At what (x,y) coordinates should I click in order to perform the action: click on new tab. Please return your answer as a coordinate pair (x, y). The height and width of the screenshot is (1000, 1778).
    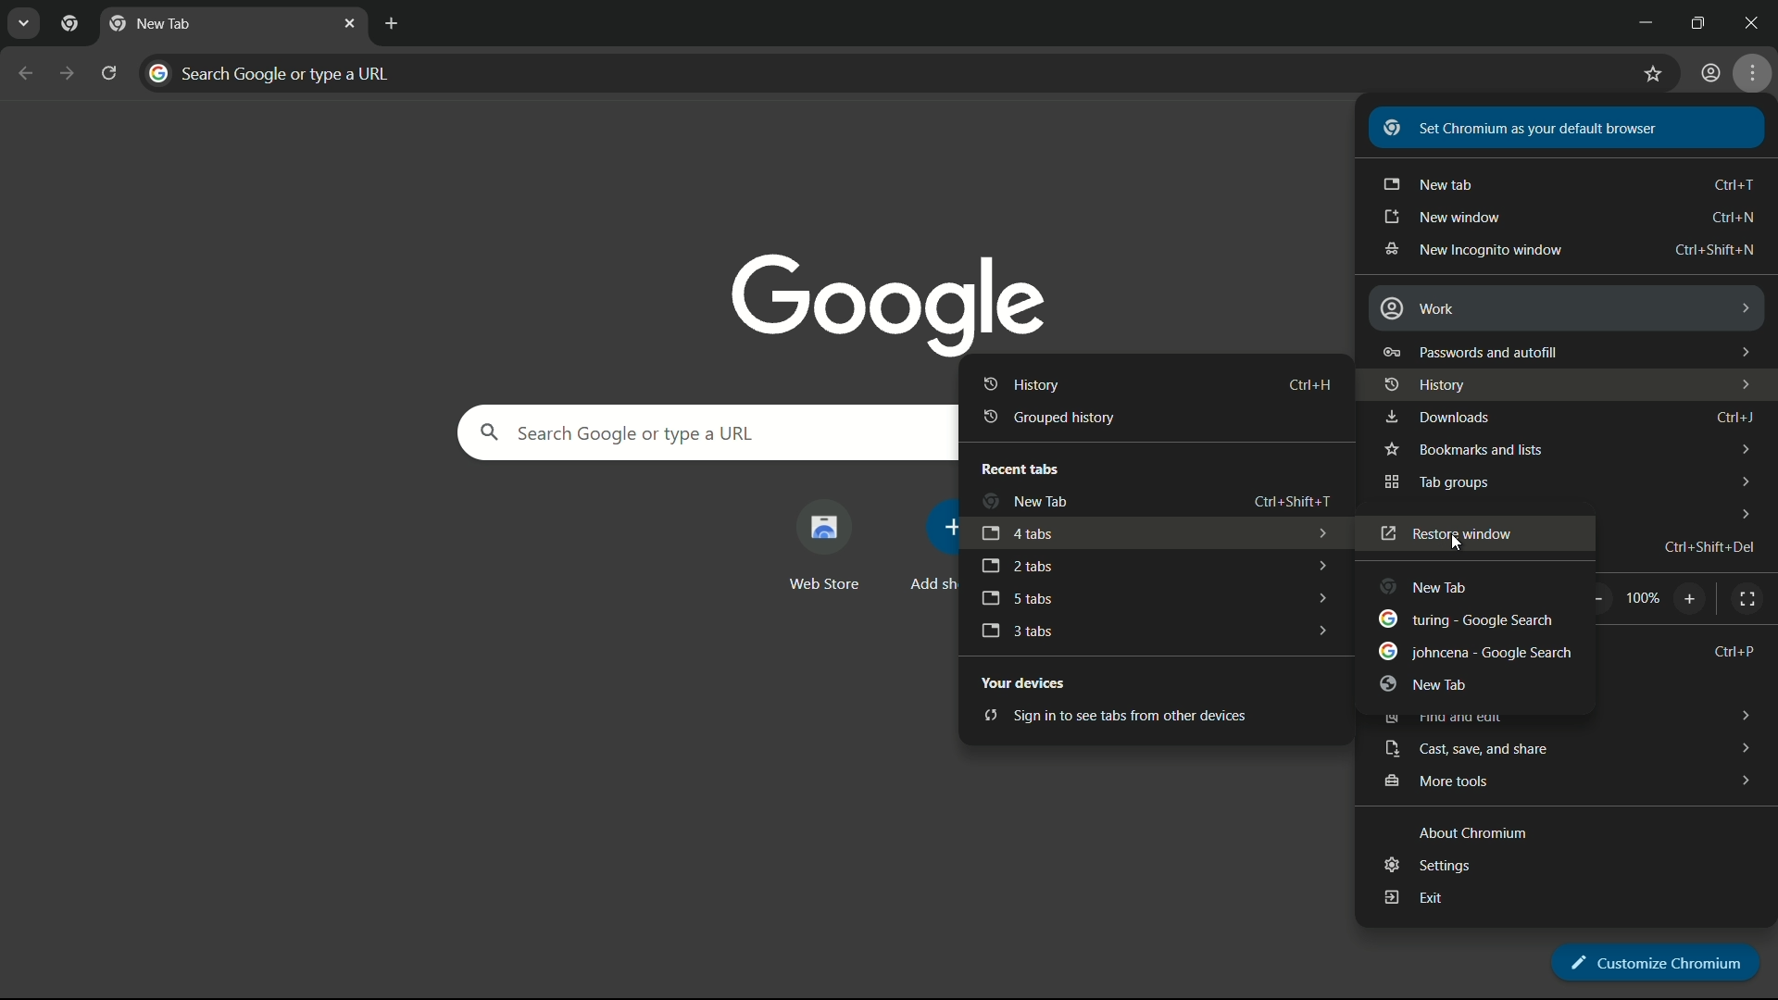
    Looking at the image, I should click on (150, 24).